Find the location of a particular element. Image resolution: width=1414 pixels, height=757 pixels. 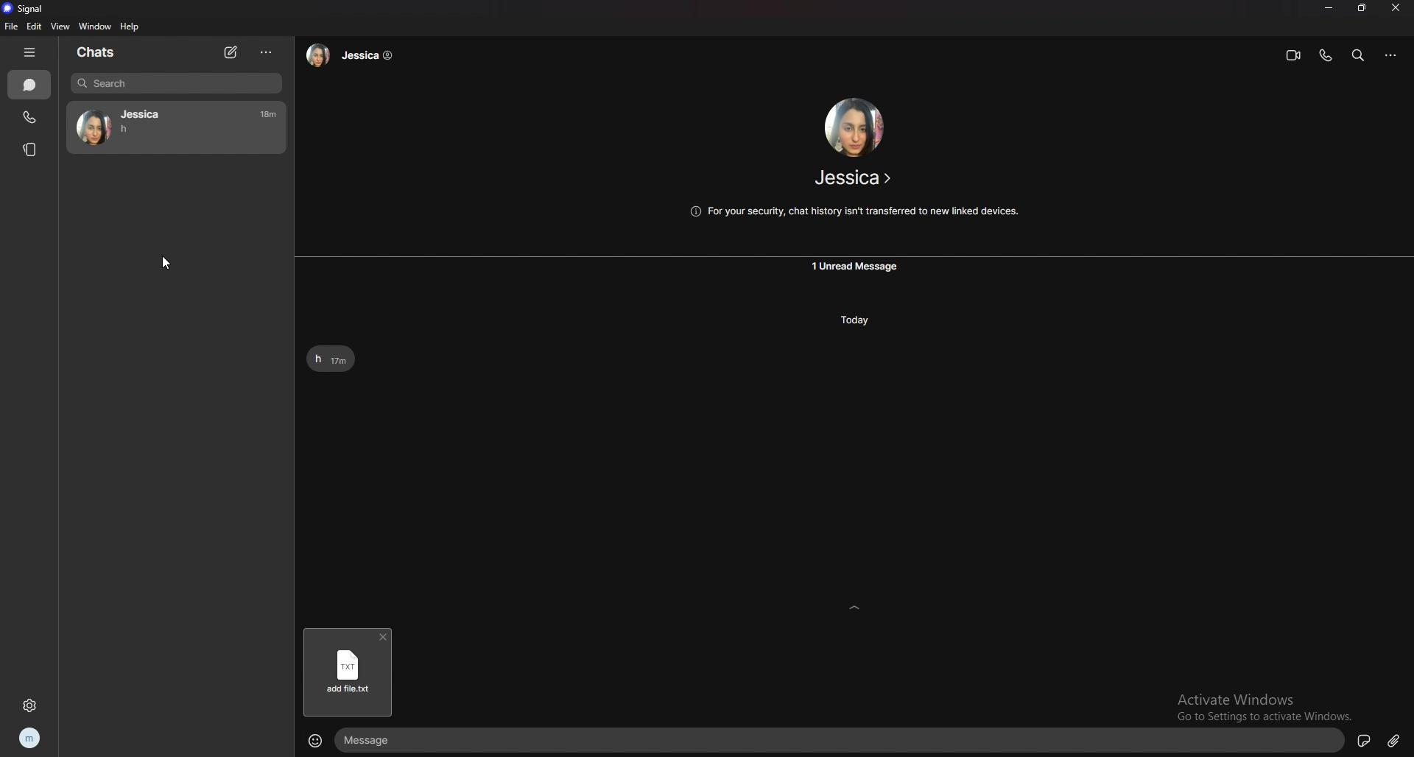

settings is located at coordinates (29, 705).